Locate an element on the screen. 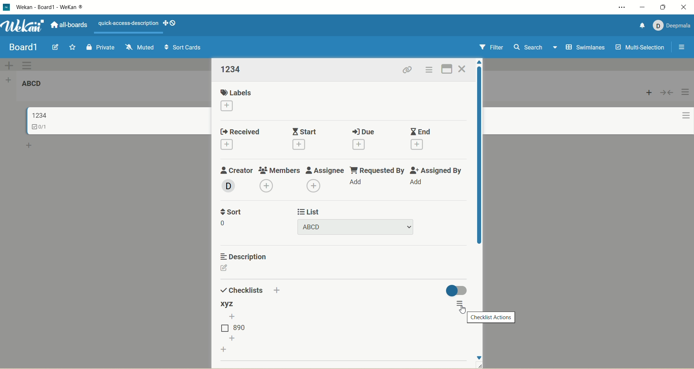  maximize is located at coordinates (665, 6).